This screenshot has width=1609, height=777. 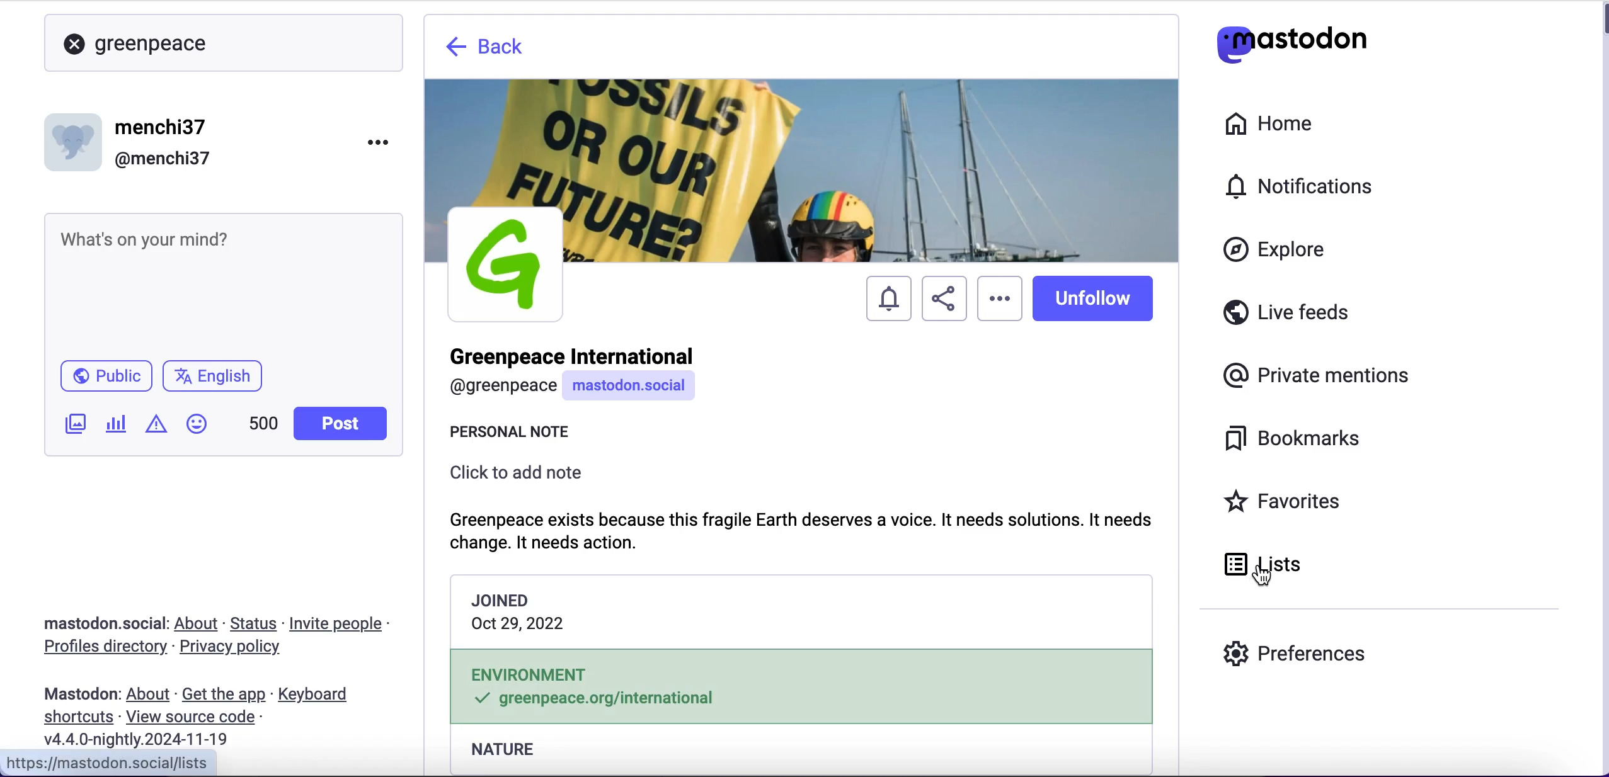 What do you see at coordinates (157, 43) in the screenshot?
I see `greenpeace` at bounding box center [157, 43].